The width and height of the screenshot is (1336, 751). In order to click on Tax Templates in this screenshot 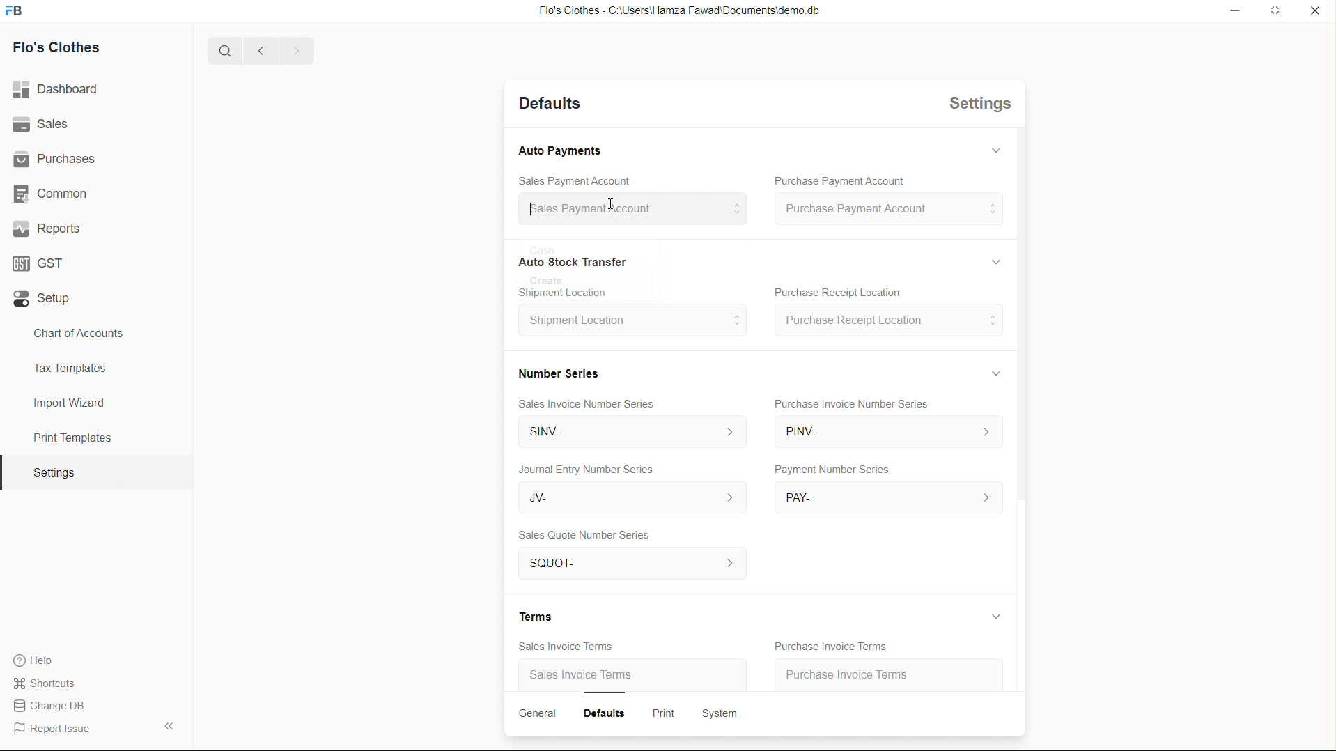, I will do `click(67, 366)`.